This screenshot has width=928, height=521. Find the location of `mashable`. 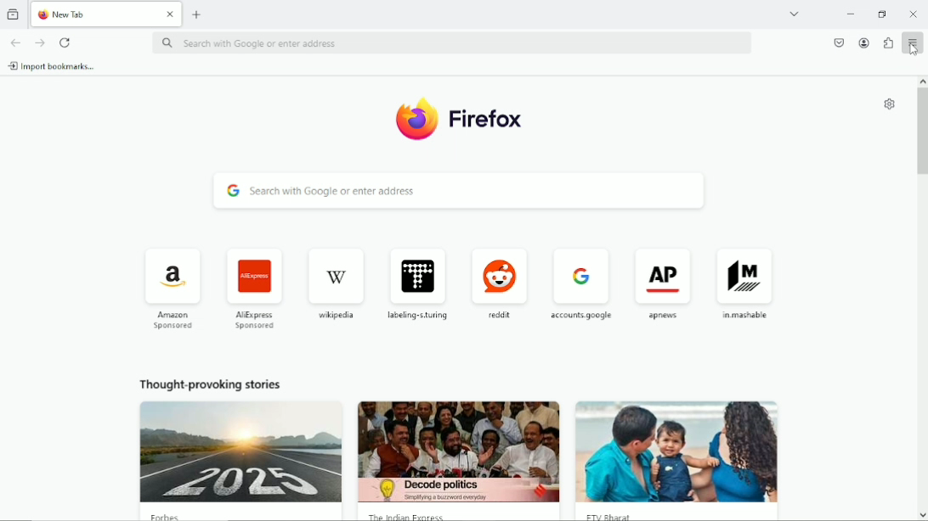

mashable is located at coordinates (745, 283).